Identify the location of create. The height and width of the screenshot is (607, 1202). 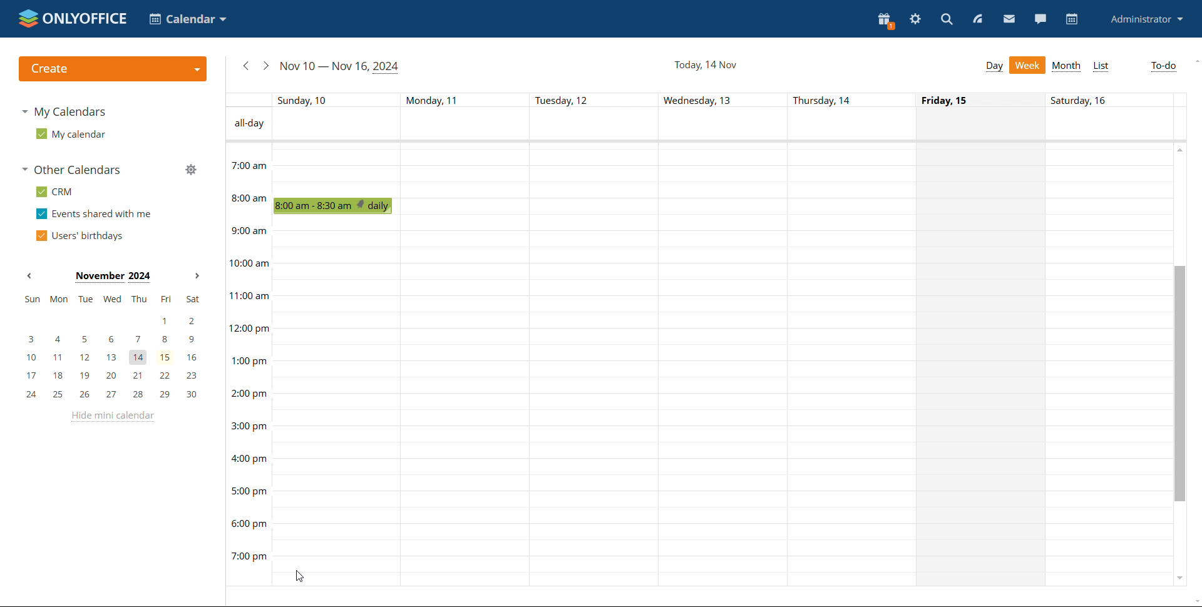
(112, 69).